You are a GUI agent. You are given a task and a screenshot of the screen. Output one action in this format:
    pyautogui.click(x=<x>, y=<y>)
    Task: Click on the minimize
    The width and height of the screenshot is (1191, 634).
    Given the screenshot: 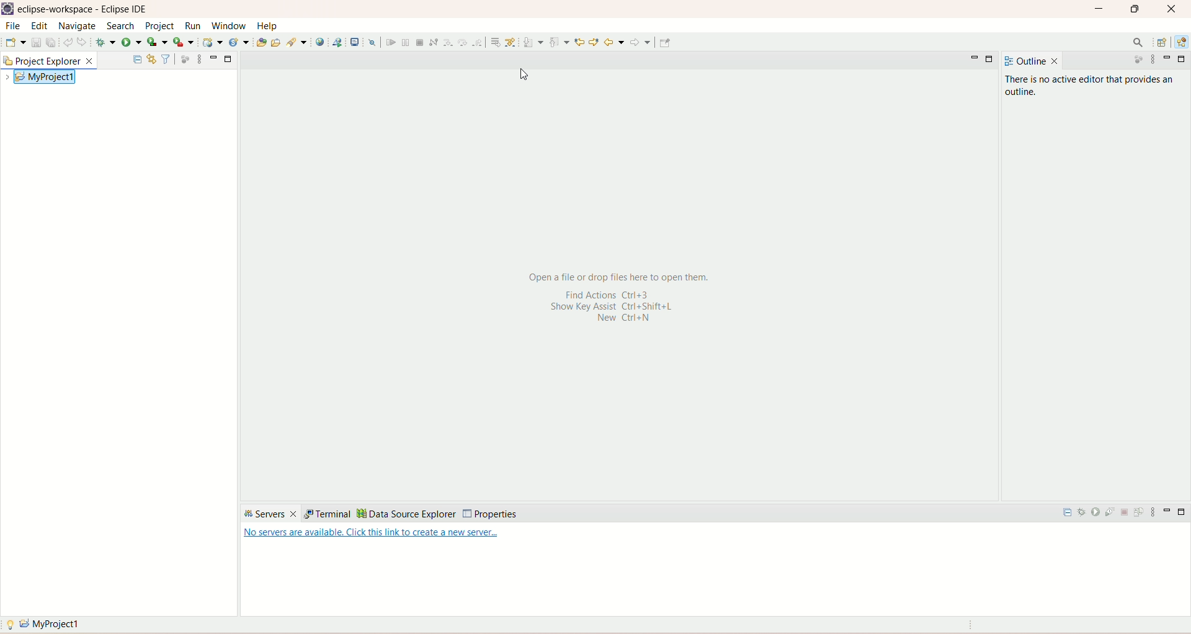 What is the action you would take?
    pyautogui.click(x=1166, y=514)
    